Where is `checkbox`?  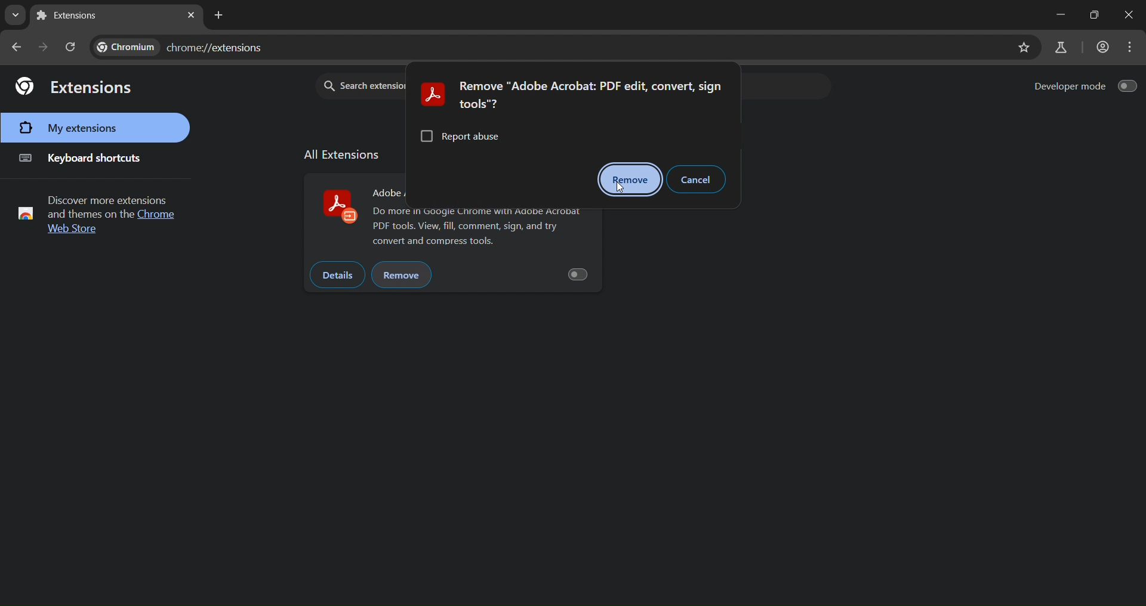 checkbox is located at coordinates (426, 138).